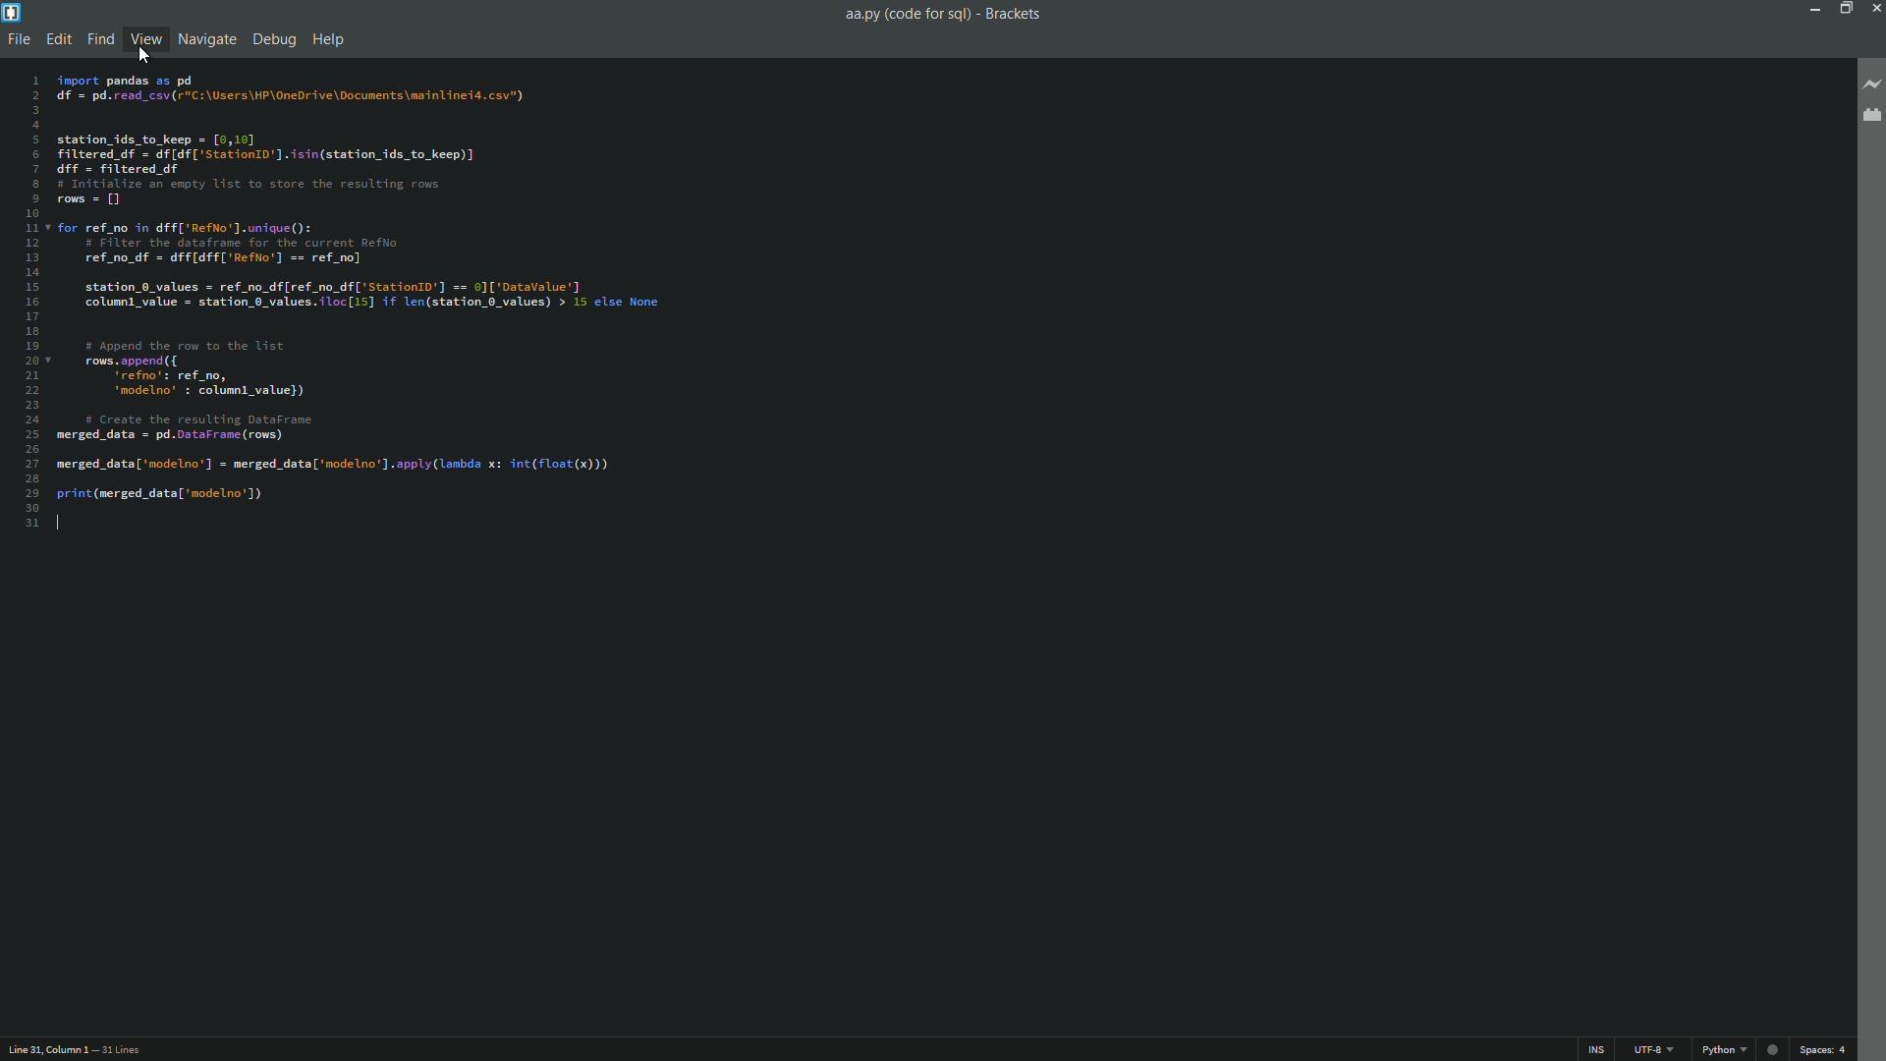 The image size is (1886, 1061). I want to click on navigate menu, so click(207, 39).